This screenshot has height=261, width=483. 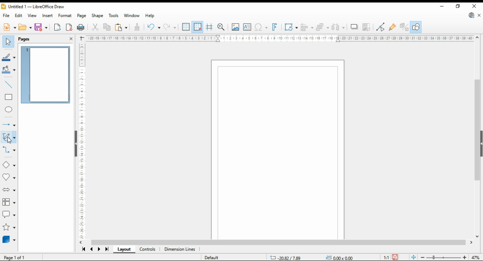 What do you see at coordinates (291, 27) in the screenshot?
I see `transformations` at bounding box center [291, 27].